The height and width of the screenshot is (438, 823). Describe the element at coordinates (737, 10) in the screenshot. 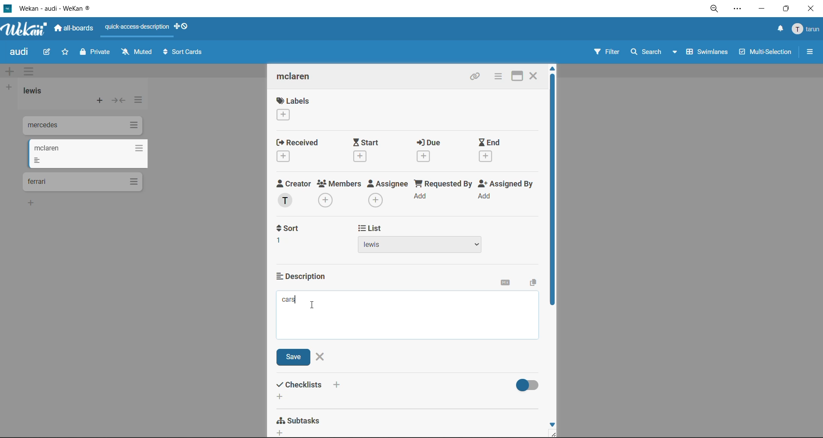

I see `settings` at that location.